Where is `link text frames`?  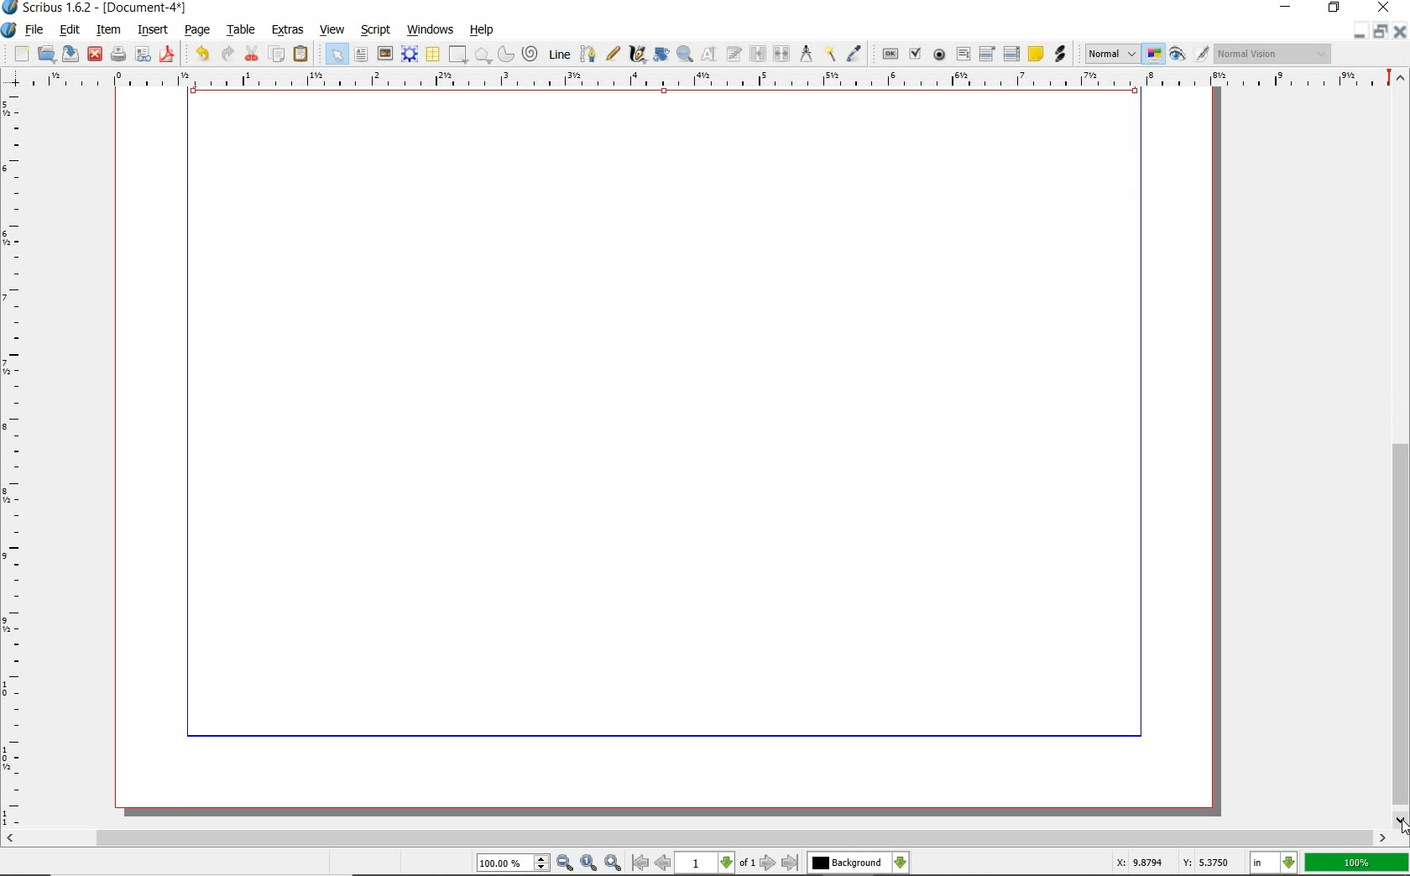
link text frames is located at coordinates (755, 53).